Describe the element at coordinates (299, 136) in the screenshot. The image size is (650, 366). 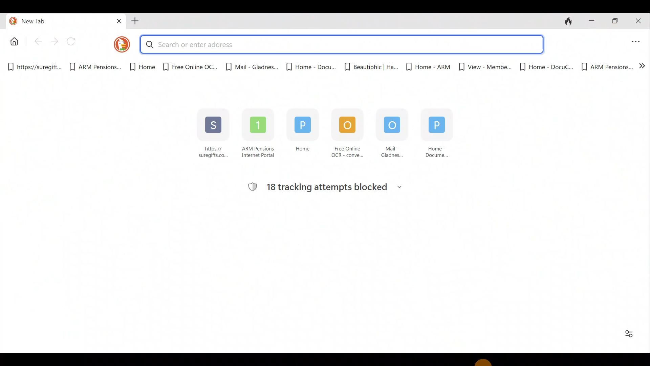
I see `Home` at that location.